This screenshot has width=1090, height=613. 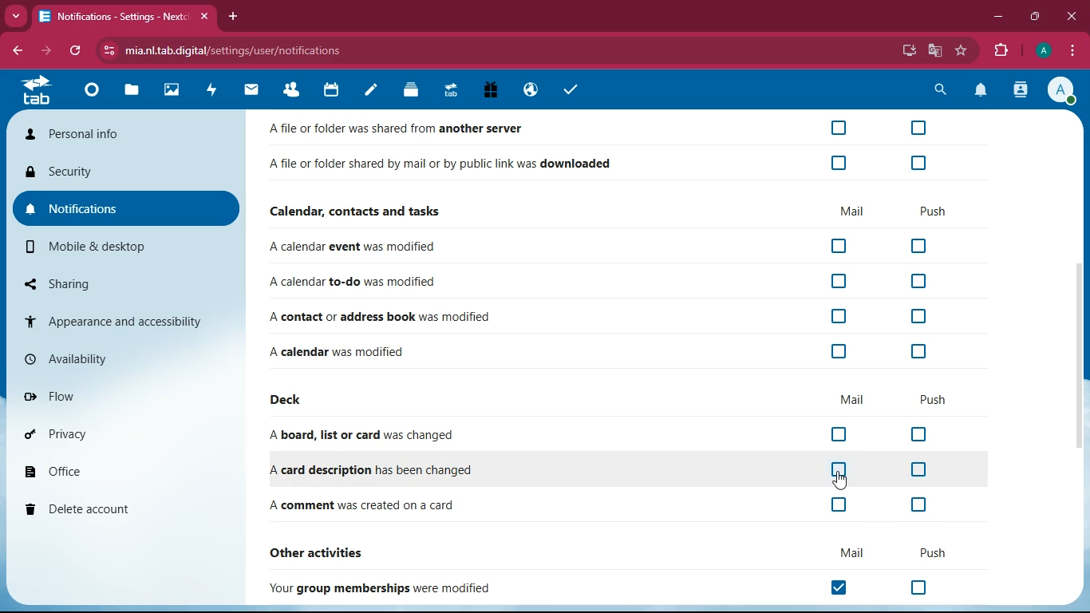 I want to click on personal info, so click(x=122, y=136).